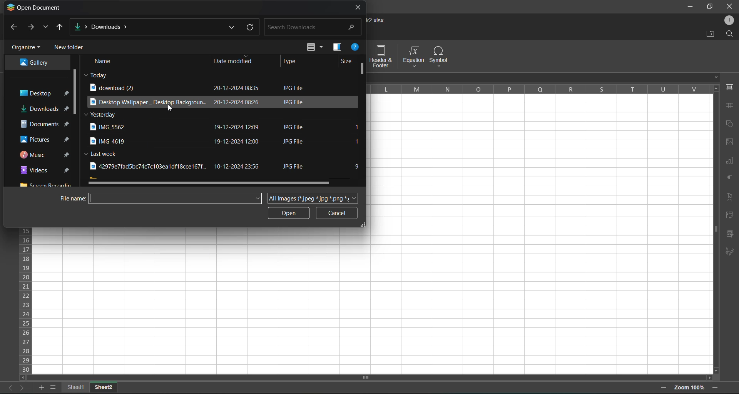  I want to click on organize, so click(25, 48).